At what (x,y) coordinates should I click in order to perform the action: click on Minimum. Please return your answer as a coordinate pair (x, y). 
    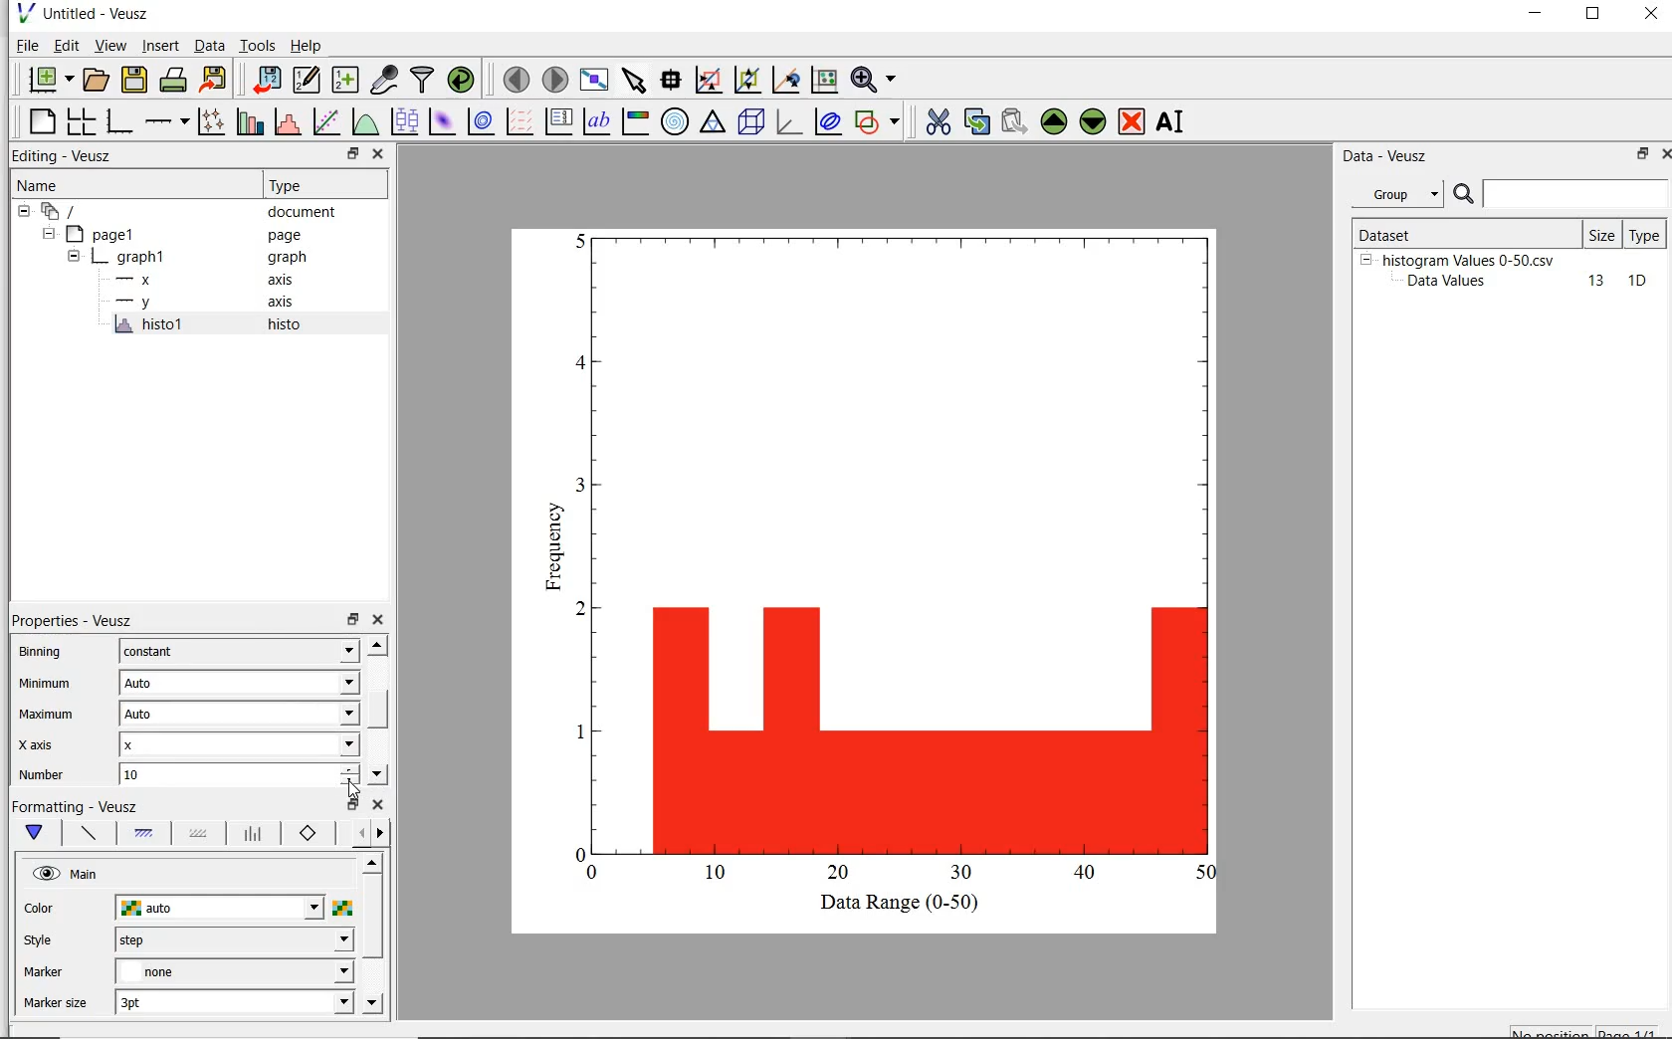
    Looking at the image, I should click on (47, 685).